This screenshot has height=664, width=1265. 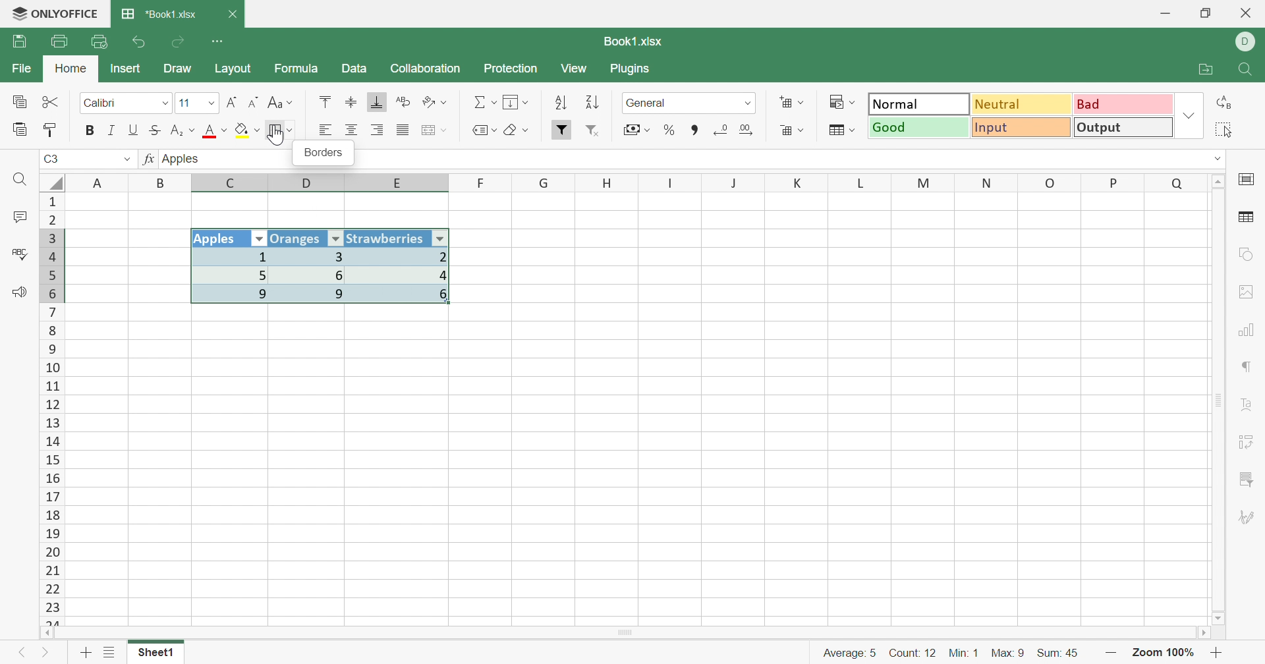 I want to click on J, so click(x=735, y=183).